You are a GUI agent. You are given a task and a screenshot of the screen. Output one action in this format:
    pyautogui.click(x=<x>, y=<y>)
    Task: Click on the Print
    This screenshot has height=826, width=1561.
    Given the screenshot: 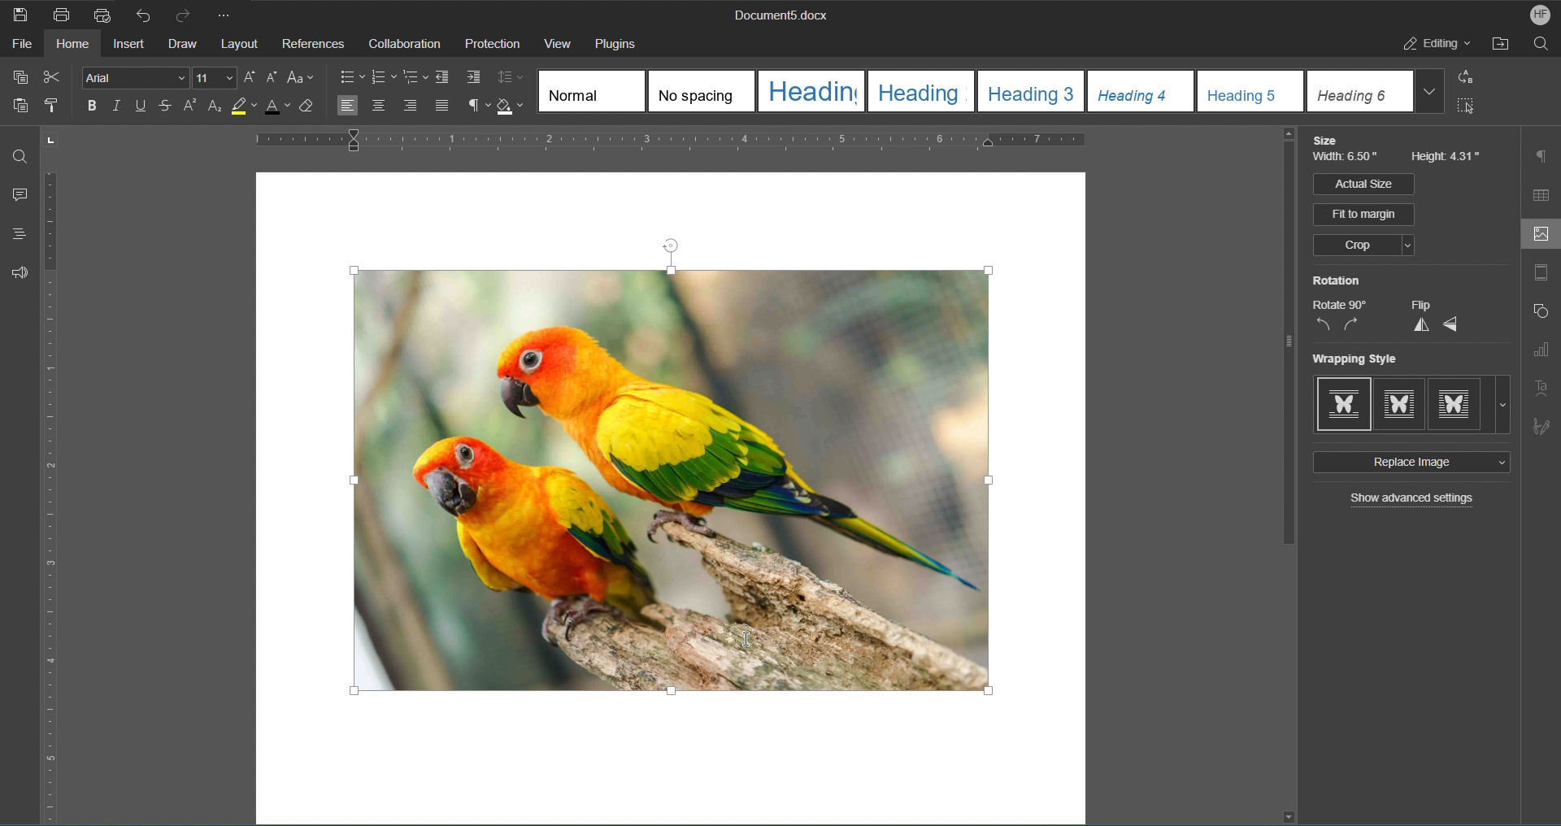 What is the action you would take?
    pyautogui.click(x=63, y=15)
    